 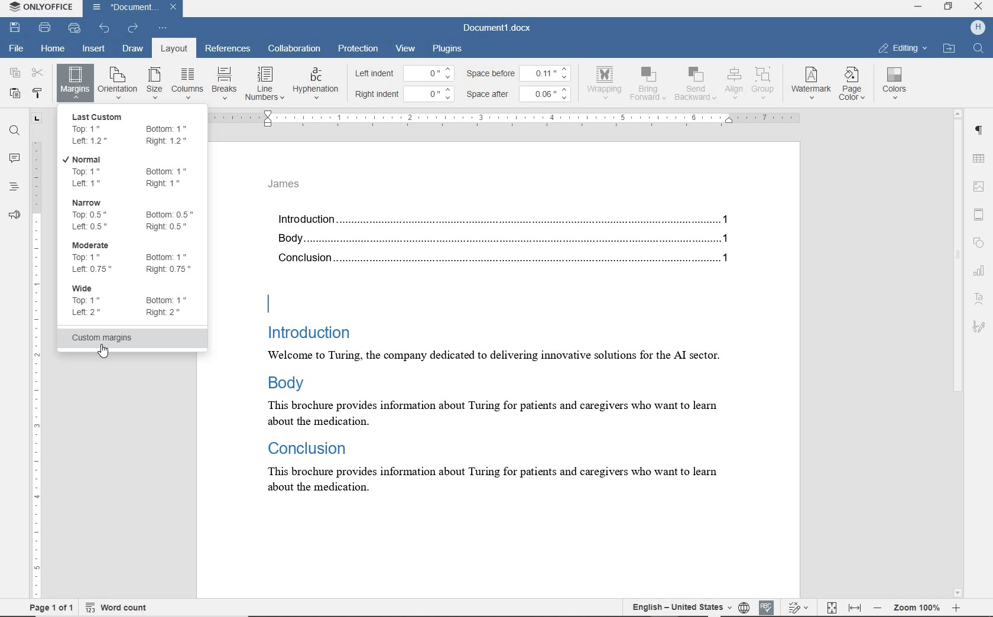 What do you see at coordinates (405, 48) in the screenshot?
I see `view` at bounding box center [405, 48].